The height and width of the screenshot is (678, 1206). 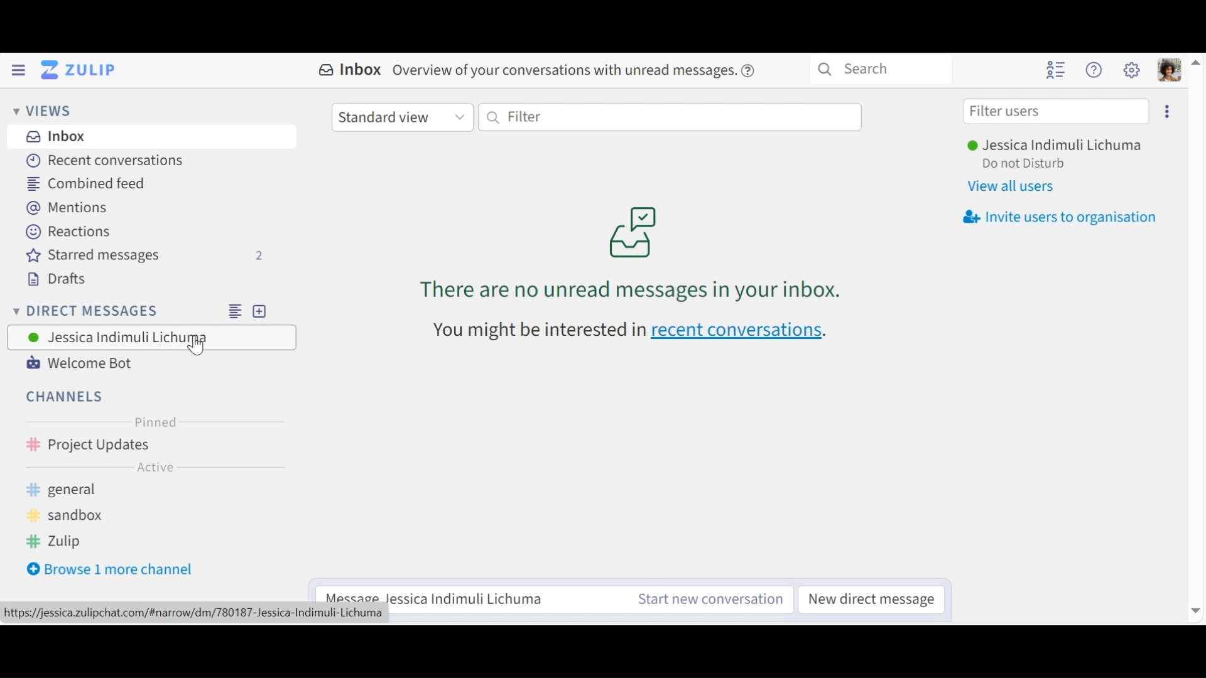 What do you see at coordinates (77, 70) in the screenshot?
I see `Go to Home View (Inbox)` at bounding box center [77, 70].